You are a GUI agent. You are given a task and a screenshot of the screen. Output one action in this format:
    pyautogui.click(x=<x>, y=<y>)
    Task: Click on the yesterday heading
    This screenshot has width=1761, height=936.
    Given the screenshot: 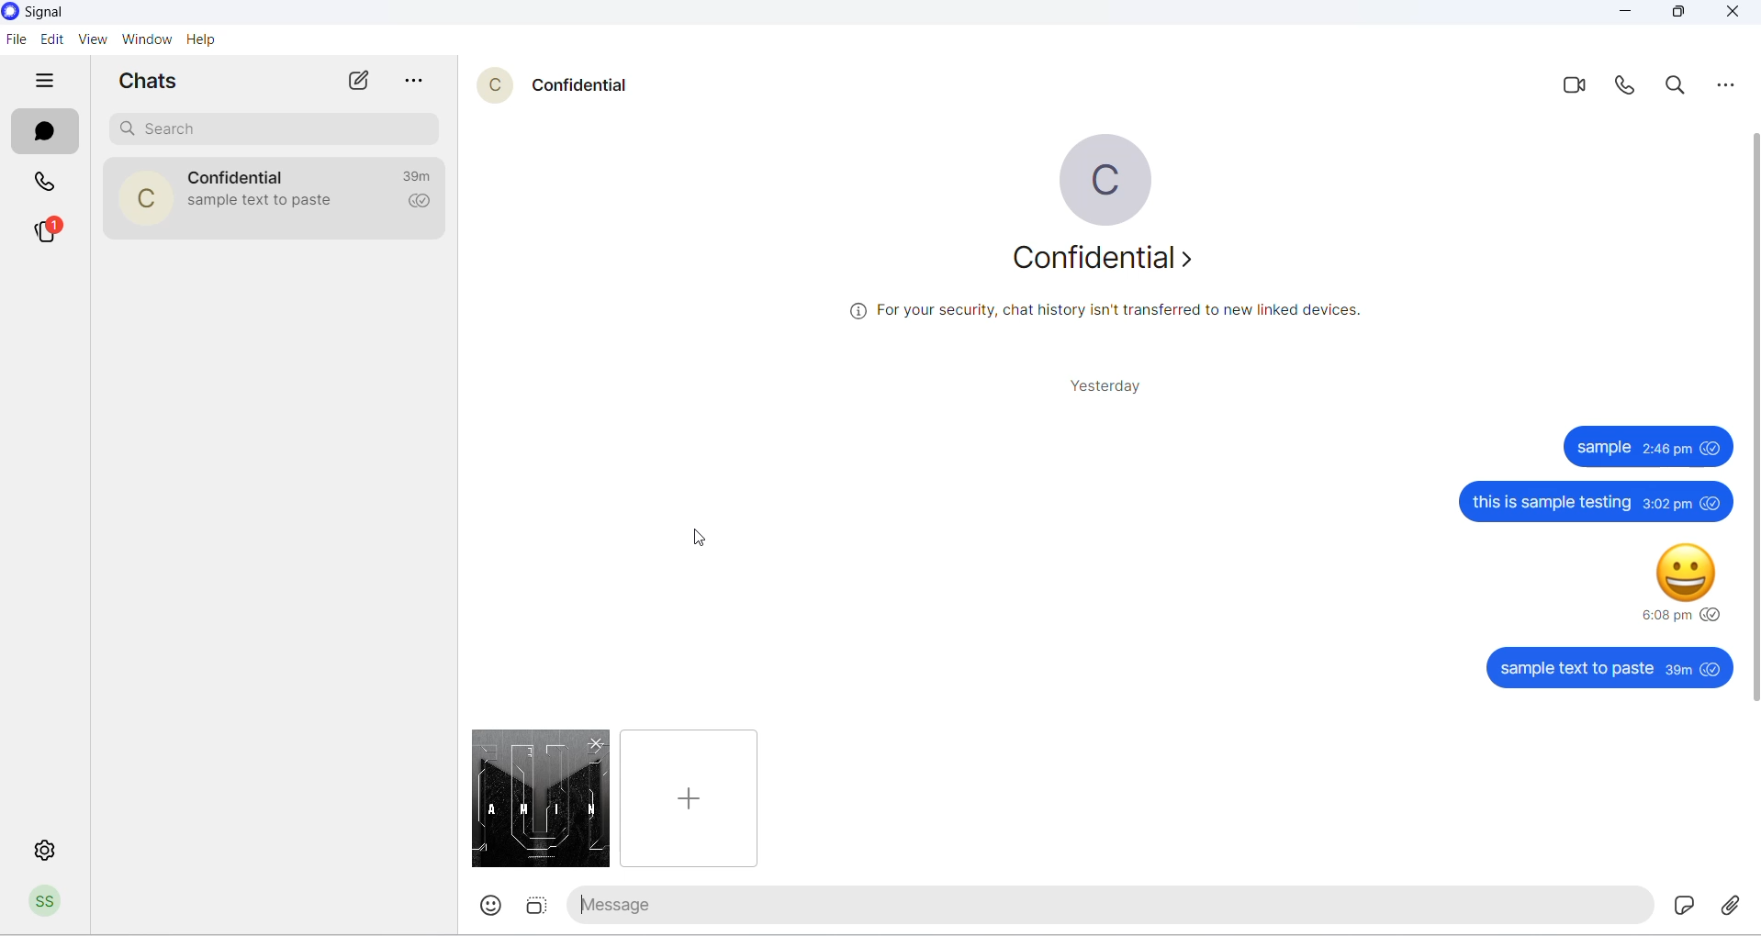 What is the action you would take?
    pyautogui.click(x=1105, y=391)
    